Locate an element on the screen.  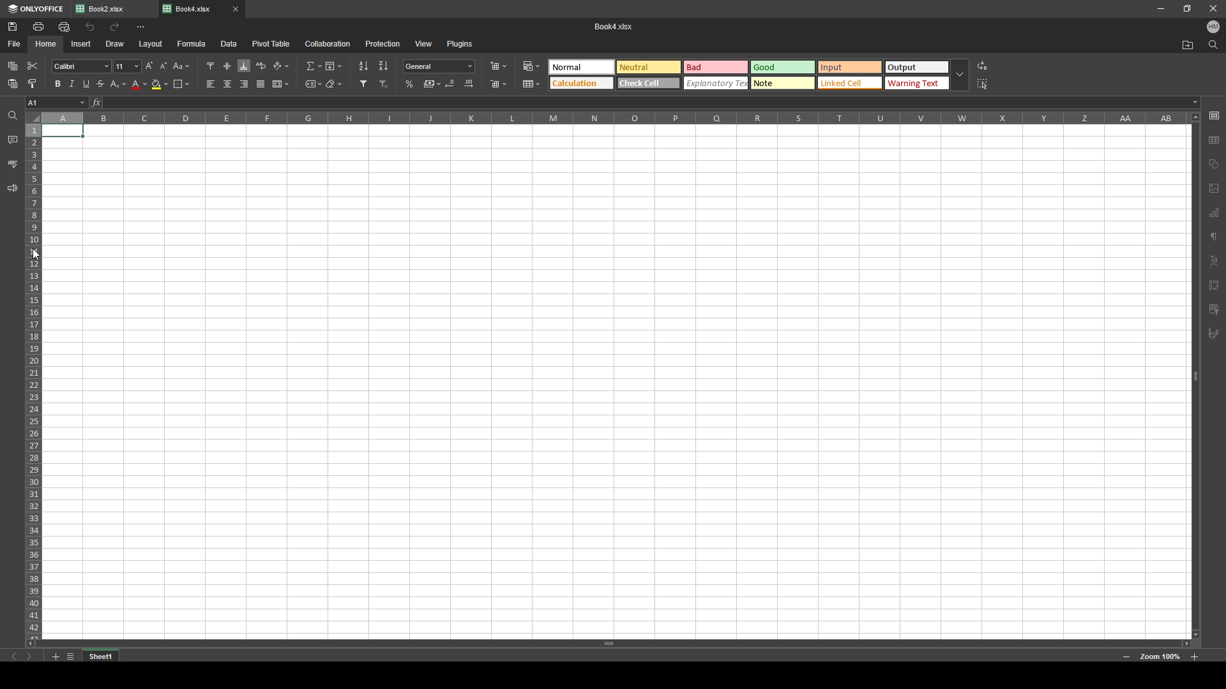
Bad is located at coordinates (717, 67).